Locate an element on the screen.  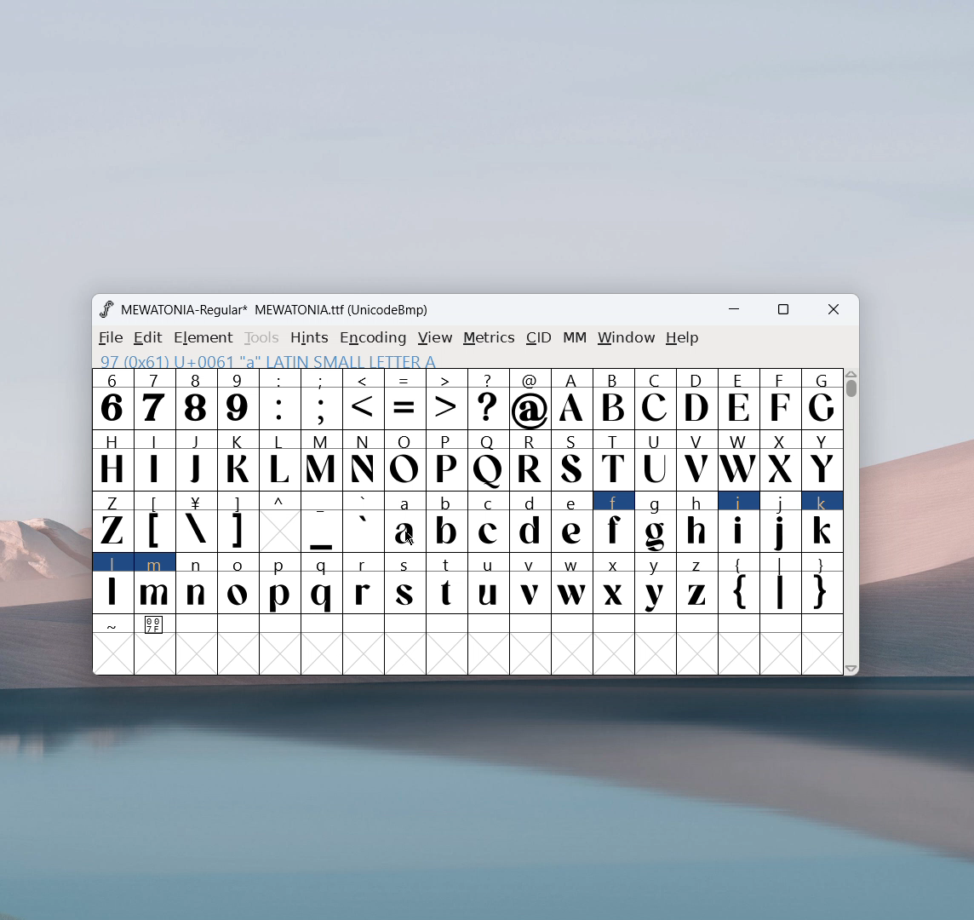
f is located at coordinates (615, 521).